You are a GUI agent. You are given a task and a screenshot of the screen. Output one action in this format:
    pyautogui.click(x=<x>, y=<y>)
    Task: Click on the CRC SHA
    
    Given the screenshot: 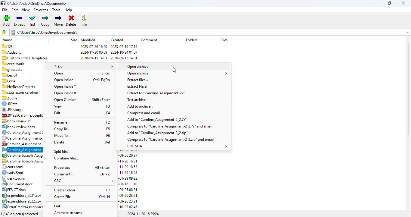 What is the action you would take?
    pyautogui.click(x=178, y=146)
    